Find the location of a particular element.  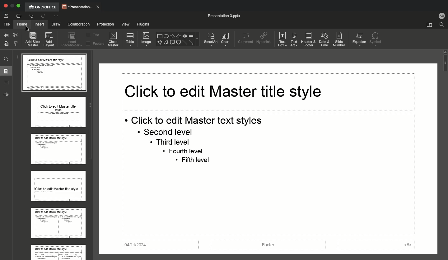

Close master is located at coordinates (113, 39).